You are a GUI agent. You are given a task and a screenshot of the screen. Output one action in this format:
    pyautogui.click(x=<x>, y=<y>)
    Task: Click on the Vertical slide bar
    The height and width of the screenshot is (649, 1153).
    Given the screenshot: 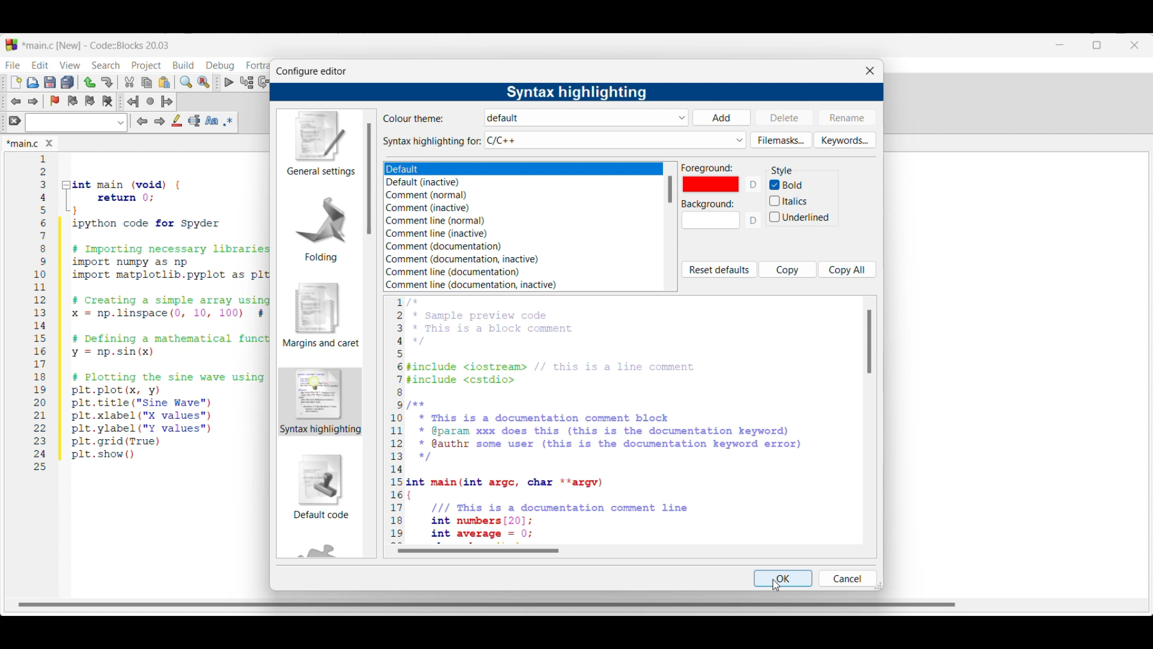 What is the action you would take?
    pyautogui.click(x=870, y=341)
    